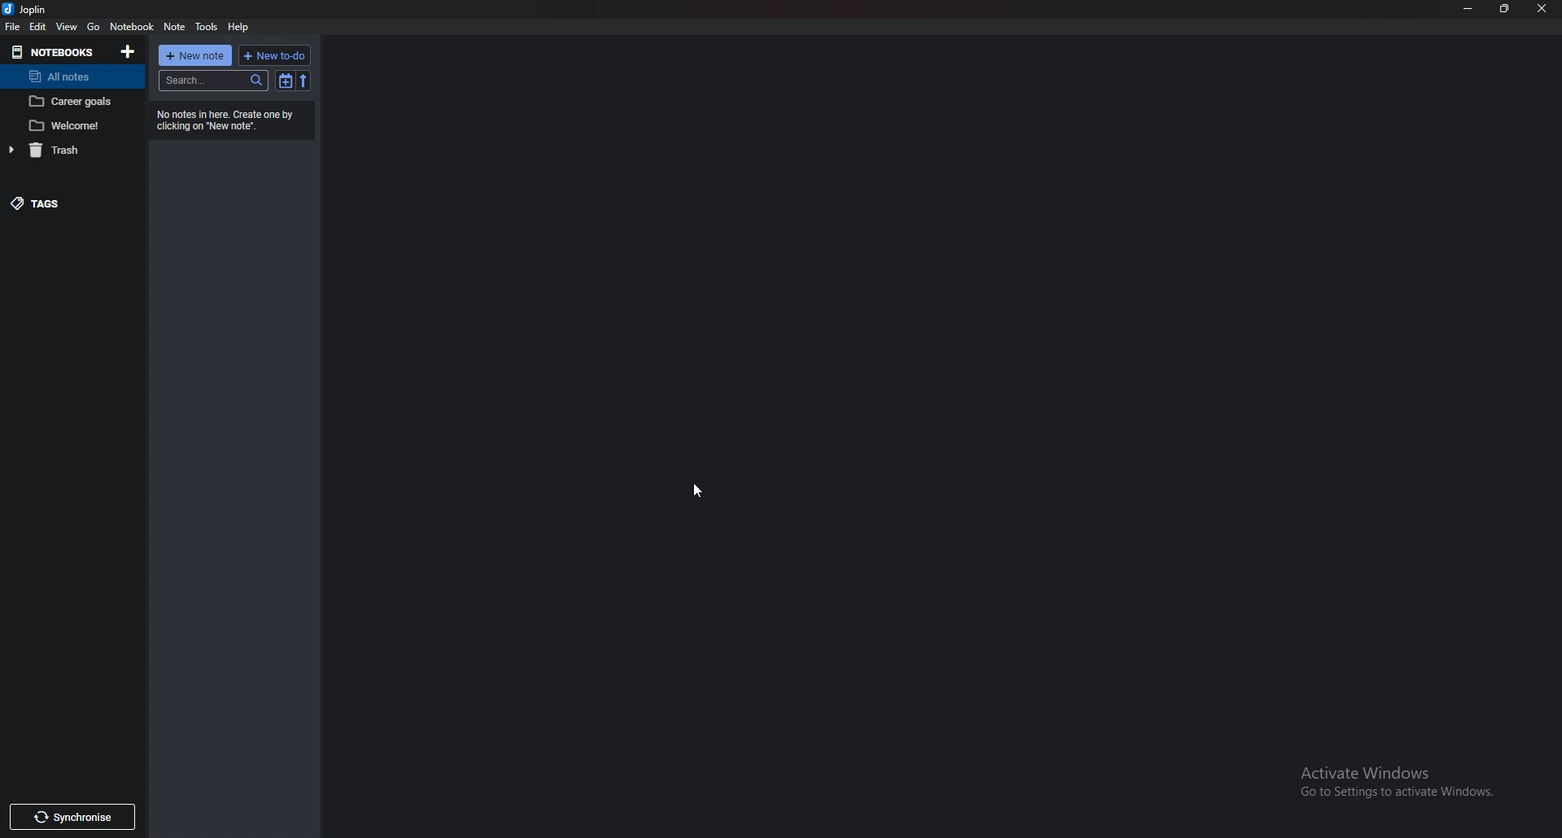 This screenshot has height=838, width=1562. What do you see at coordinates (303, 81) in the screenshot?
I see `reverse sort order` at bounding box center [303, 81].